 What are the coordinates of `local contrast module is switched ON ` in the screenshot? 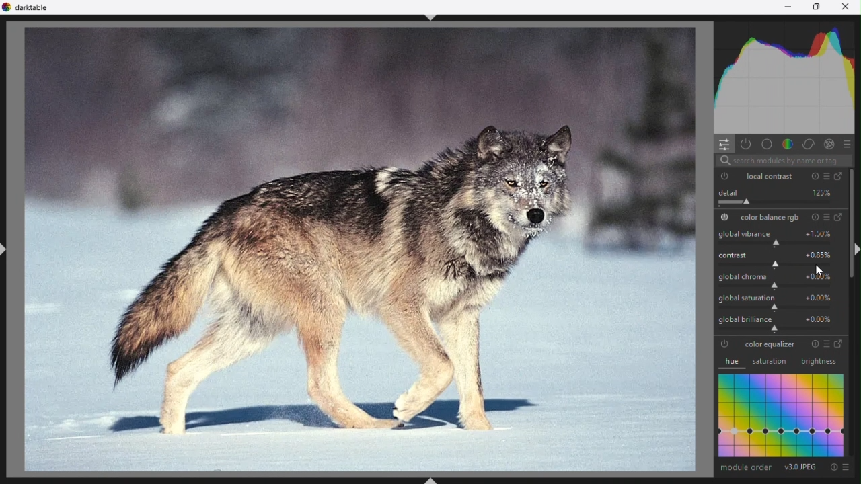 It's located at (725, 176).